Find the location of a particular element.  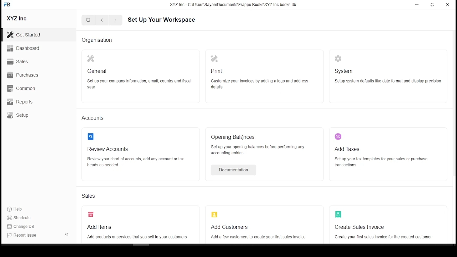

add items is located at coordinates (97, 227).